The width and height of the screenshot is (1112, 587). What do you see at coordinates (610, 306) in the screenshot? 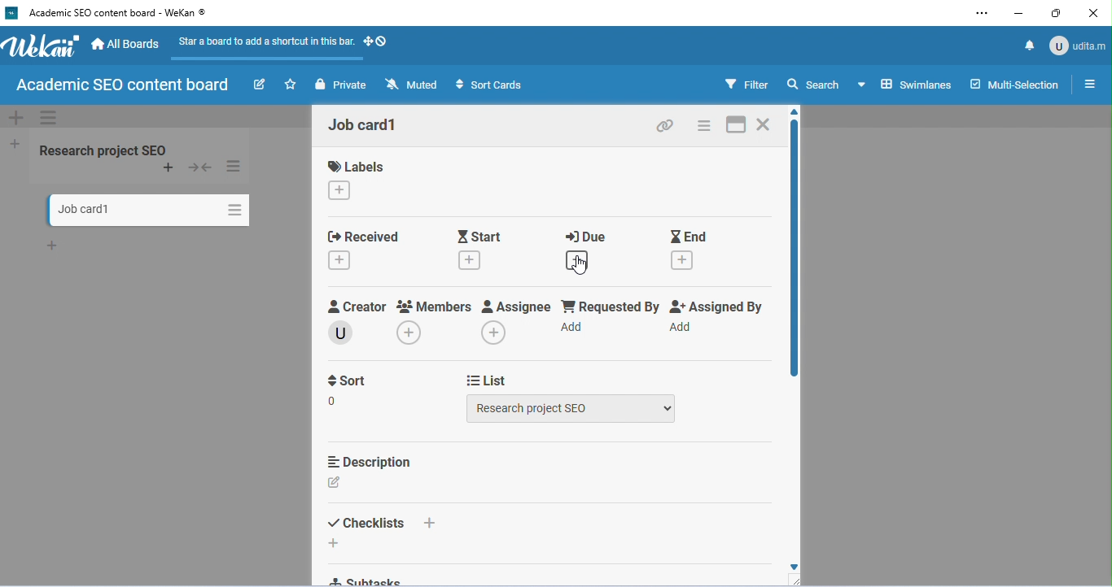
I see `requested by` at bounding box center [610, 306].